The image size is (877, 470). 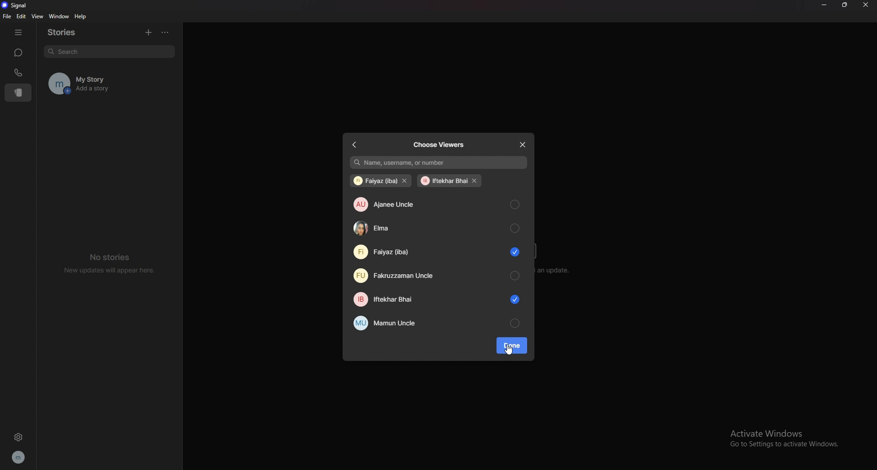 I want to click on file, so click(x=7, y=16).